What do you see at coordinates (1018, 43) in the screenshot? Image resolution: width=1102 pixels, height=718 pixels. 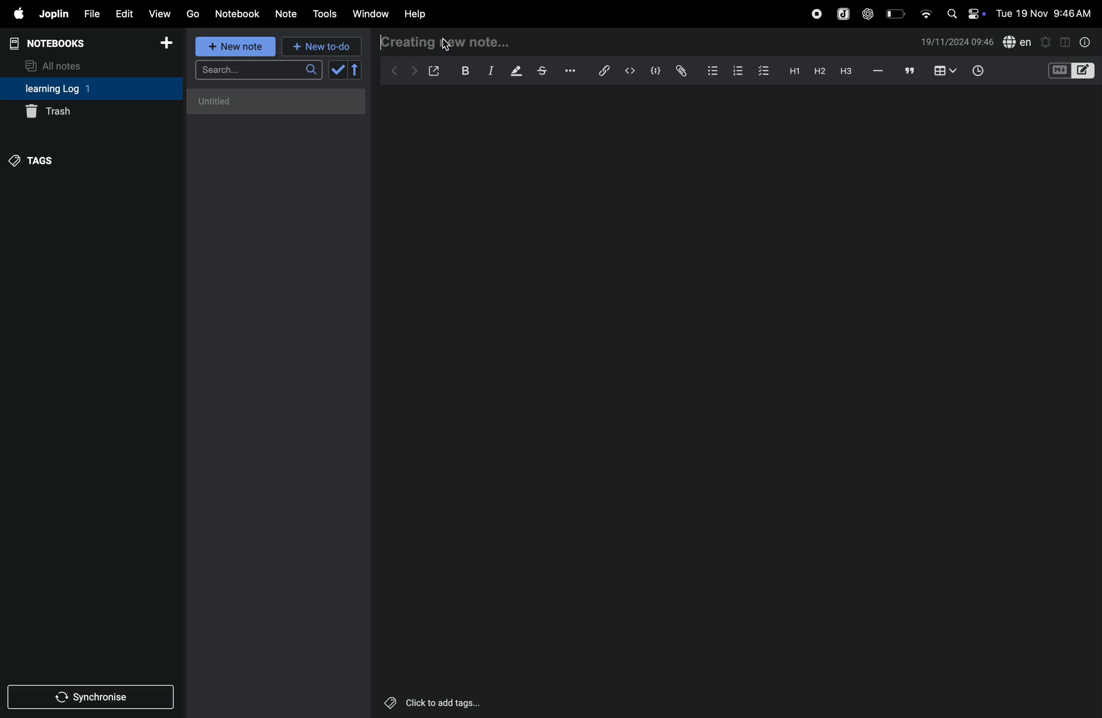 I see `spell check` at bounding box center [1018, 43].